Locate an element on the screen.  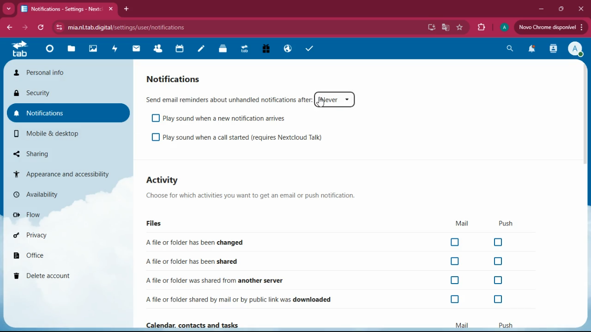
changed is located at coordinates (202, 242).